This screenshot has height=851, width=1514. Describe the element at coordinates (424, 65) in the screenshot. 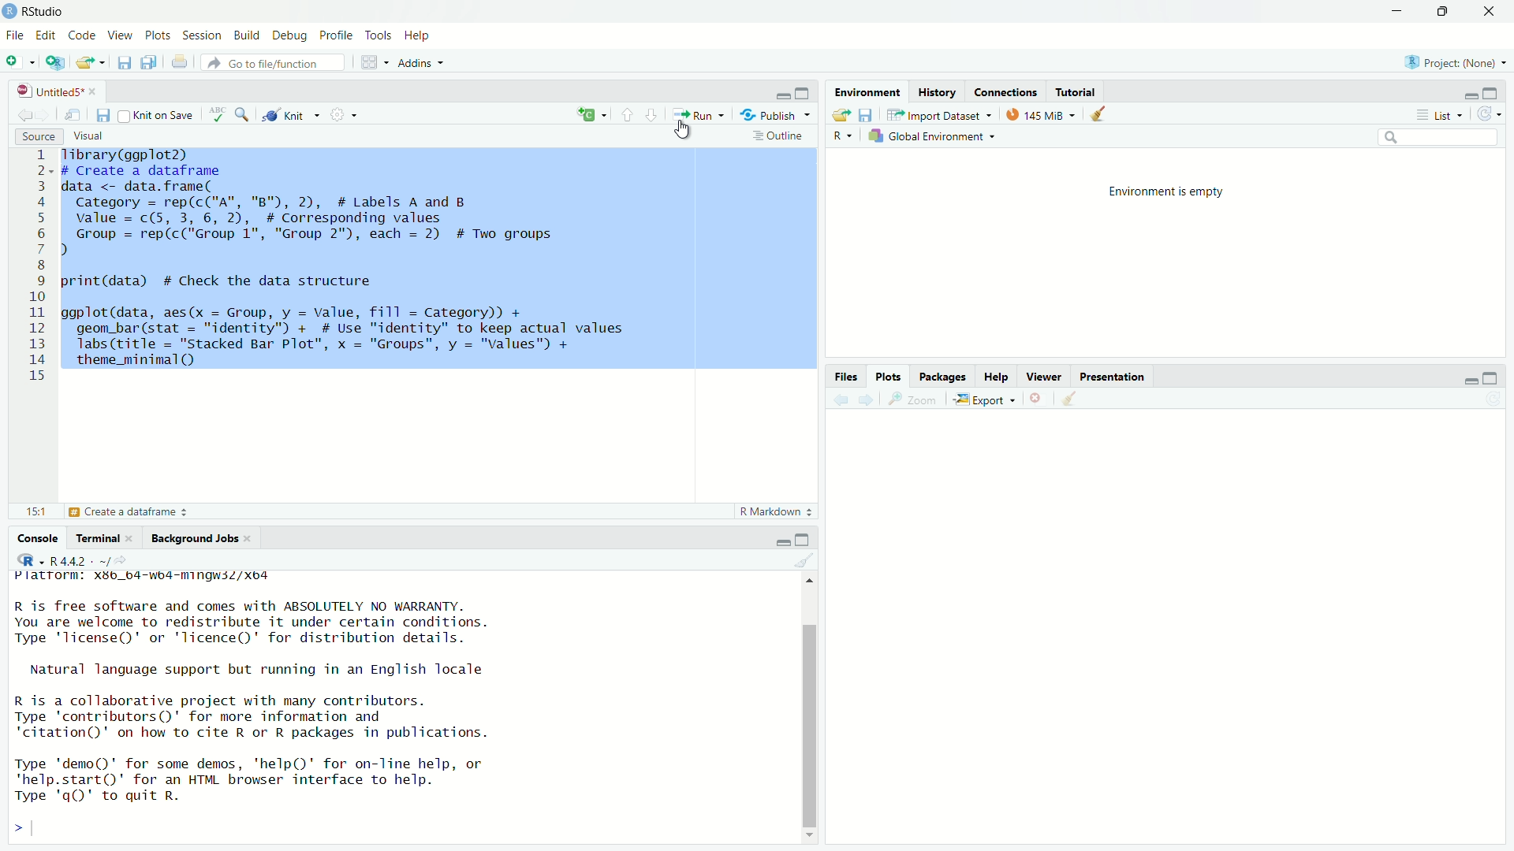

I see `Addins` at that location.